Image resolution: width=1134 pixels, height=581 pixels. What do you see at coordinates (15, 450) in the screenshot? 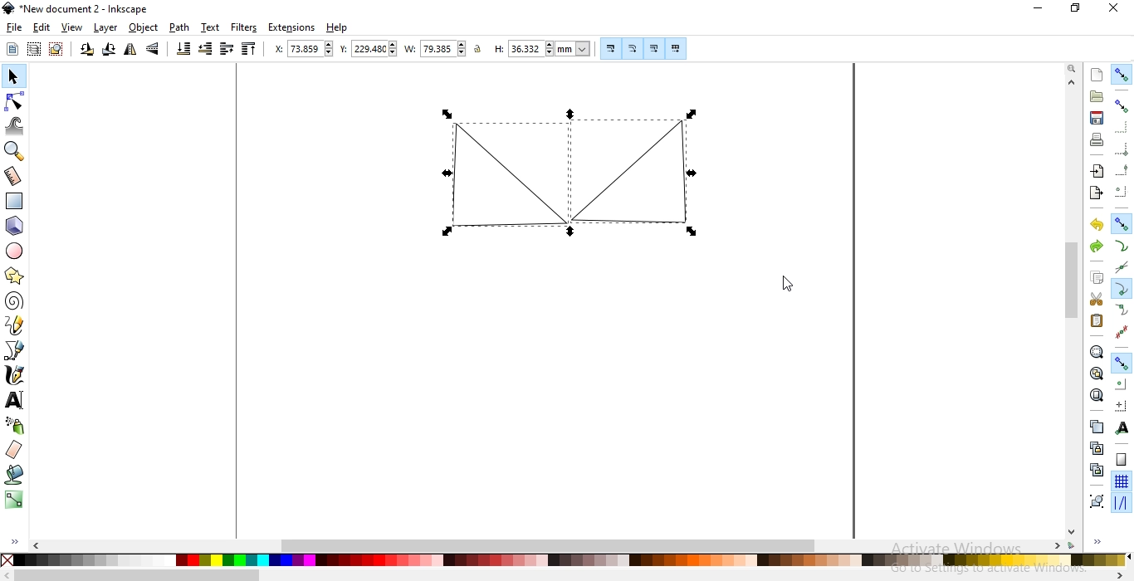
I see `erase existing paths` at bounding box center [15, 450].